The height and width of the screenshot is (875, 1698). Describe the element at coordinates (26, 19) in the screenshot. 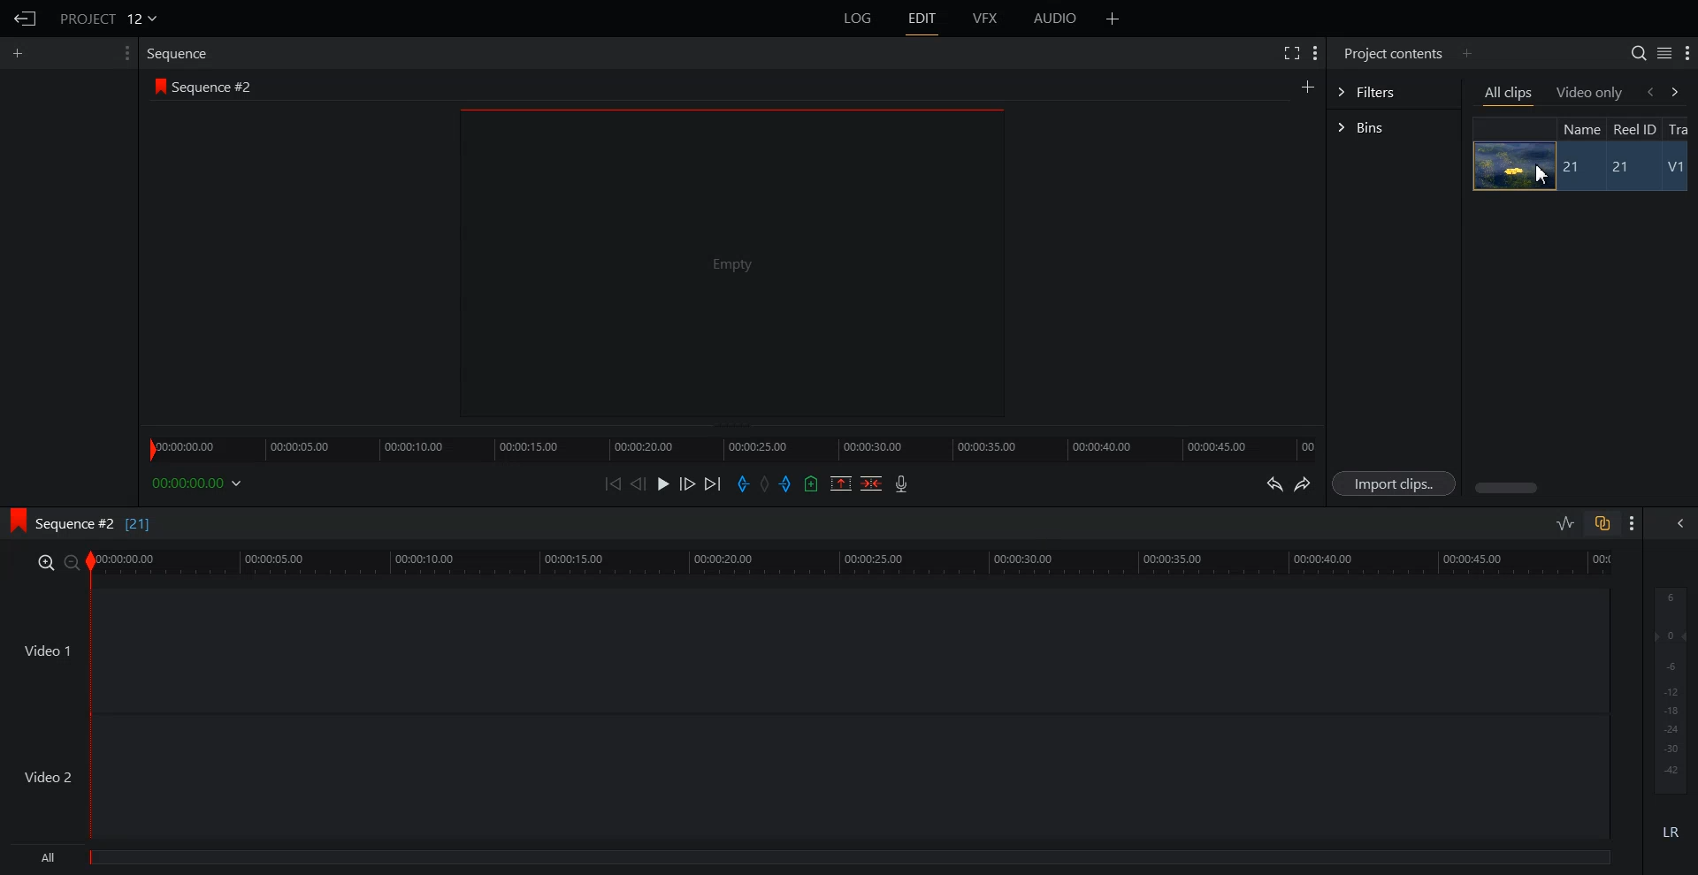

I see `Go Back` at that location.